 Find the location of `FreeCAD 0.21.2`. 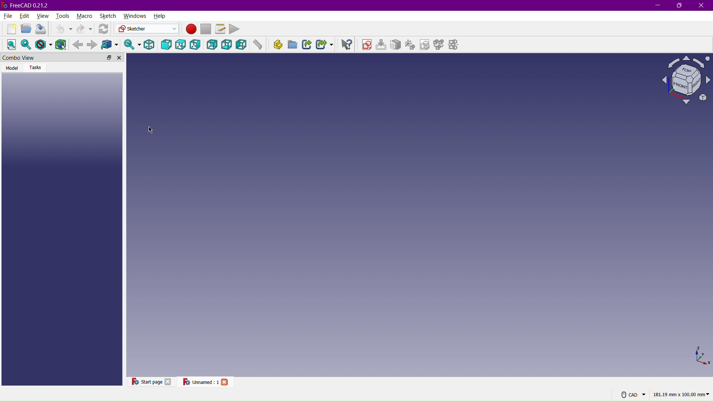

FreeCAD 0.21.2 is located at coordinates (27, 5).